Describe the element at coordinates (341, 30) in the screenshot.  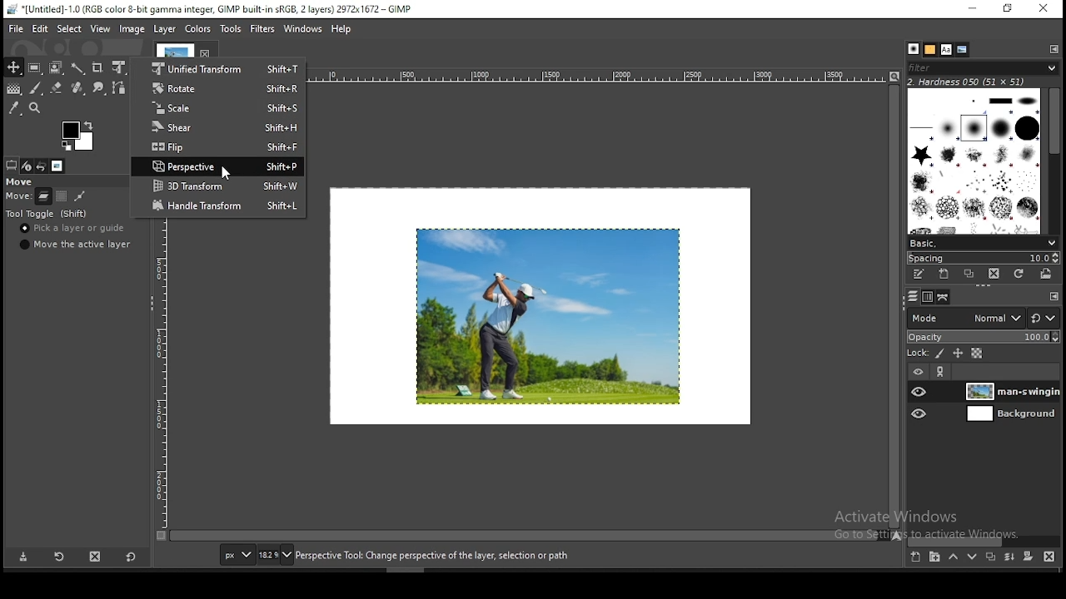
I see `help` at that location.